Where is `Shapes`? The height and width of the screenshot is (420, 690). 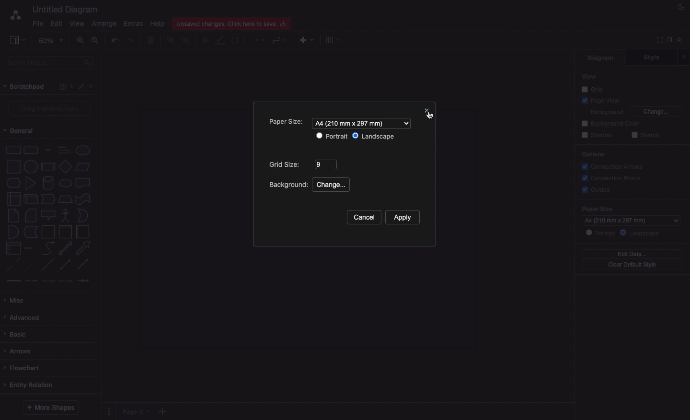
Shapes is located at coordinates (49, 215).